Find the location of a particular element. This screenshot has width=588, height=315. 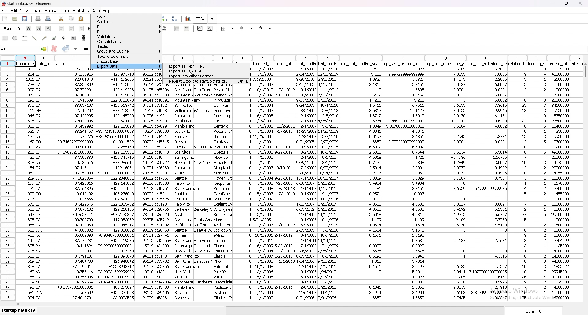

decrease decimals is located at coordinates (164, 28).